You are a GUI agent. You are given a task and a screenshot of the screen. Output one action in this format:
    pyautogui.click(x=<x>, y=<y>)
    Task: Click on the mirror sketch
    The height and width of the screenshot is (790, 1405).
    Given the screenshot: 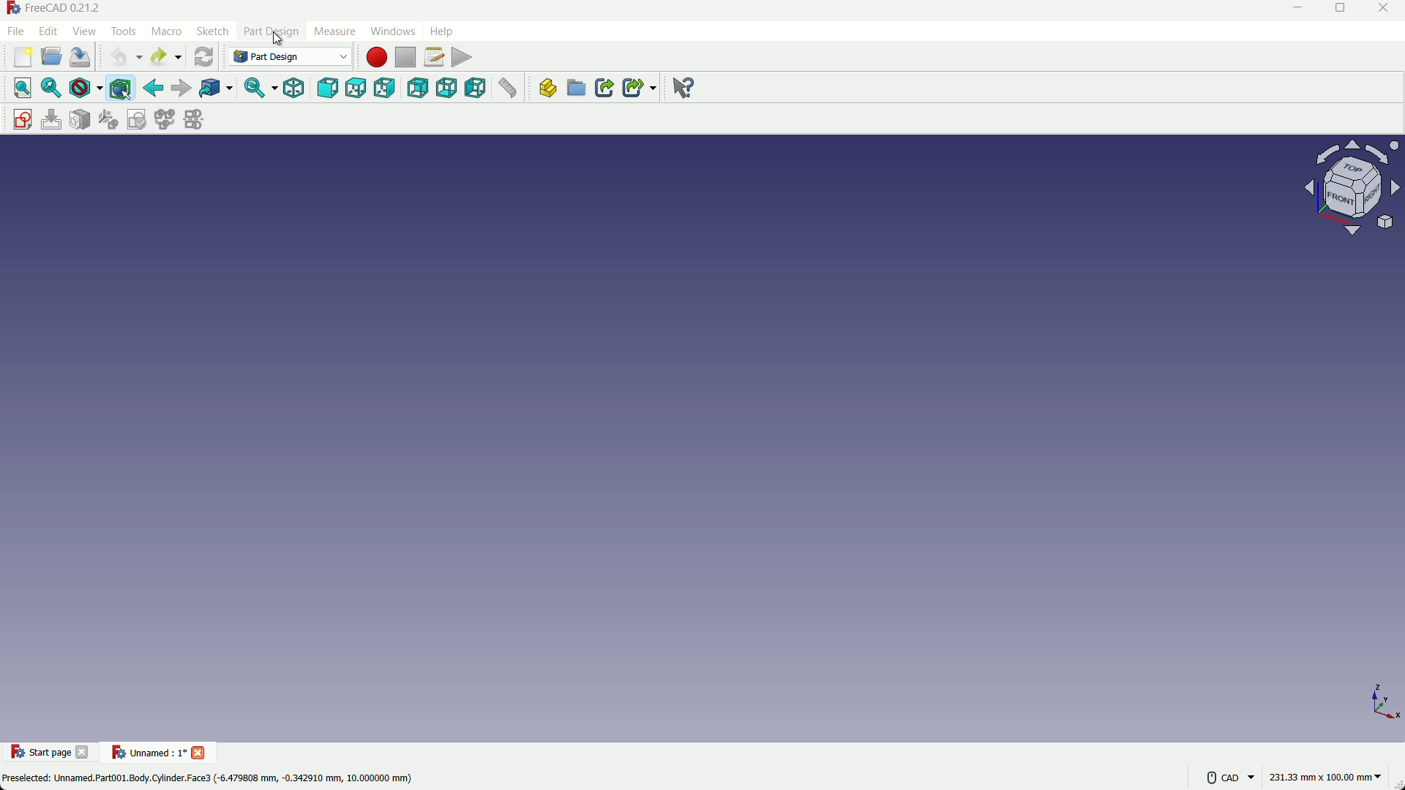 What is the action you would take?
    pyautogui.click(x=195, y=119)
    